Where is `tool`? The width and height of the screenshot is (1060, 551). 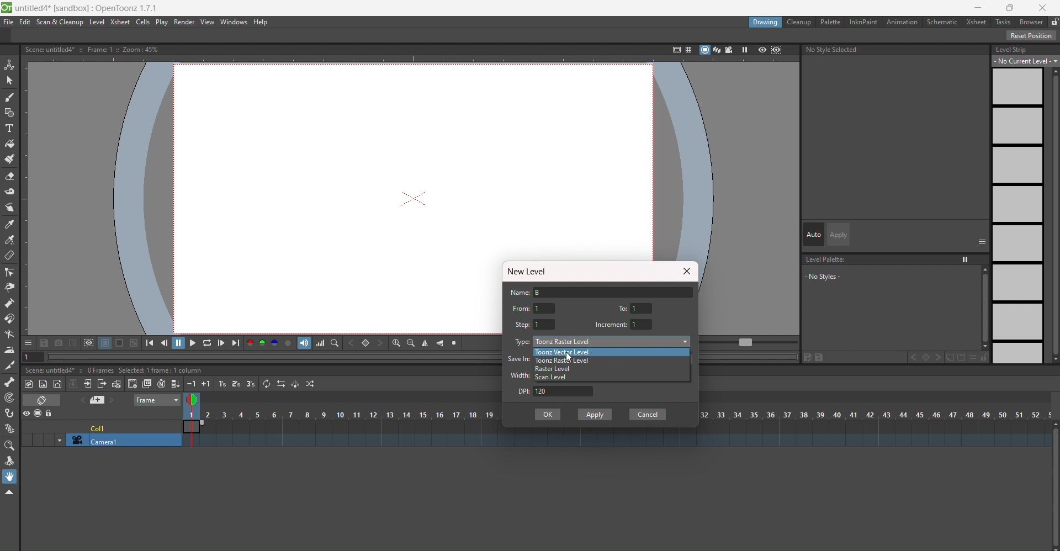 tool is located at coordinates (134, 342).